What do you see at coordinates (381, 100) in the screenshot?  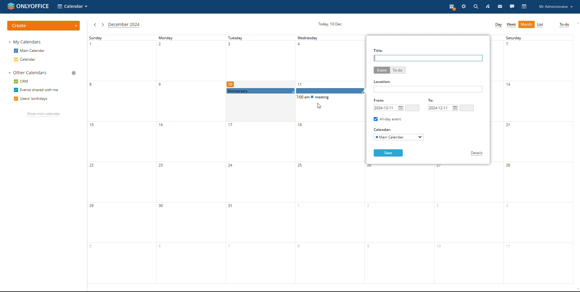 I see `From:` at bounding box center [381, 100].